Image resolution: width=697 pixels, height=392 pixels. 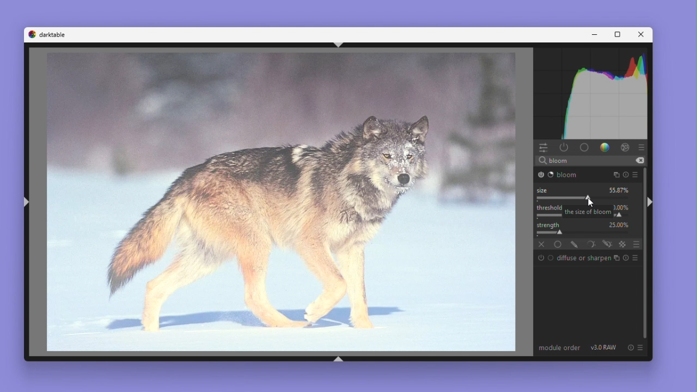 I want to click on drawn and parametric mask, so click(x=608, y=244).